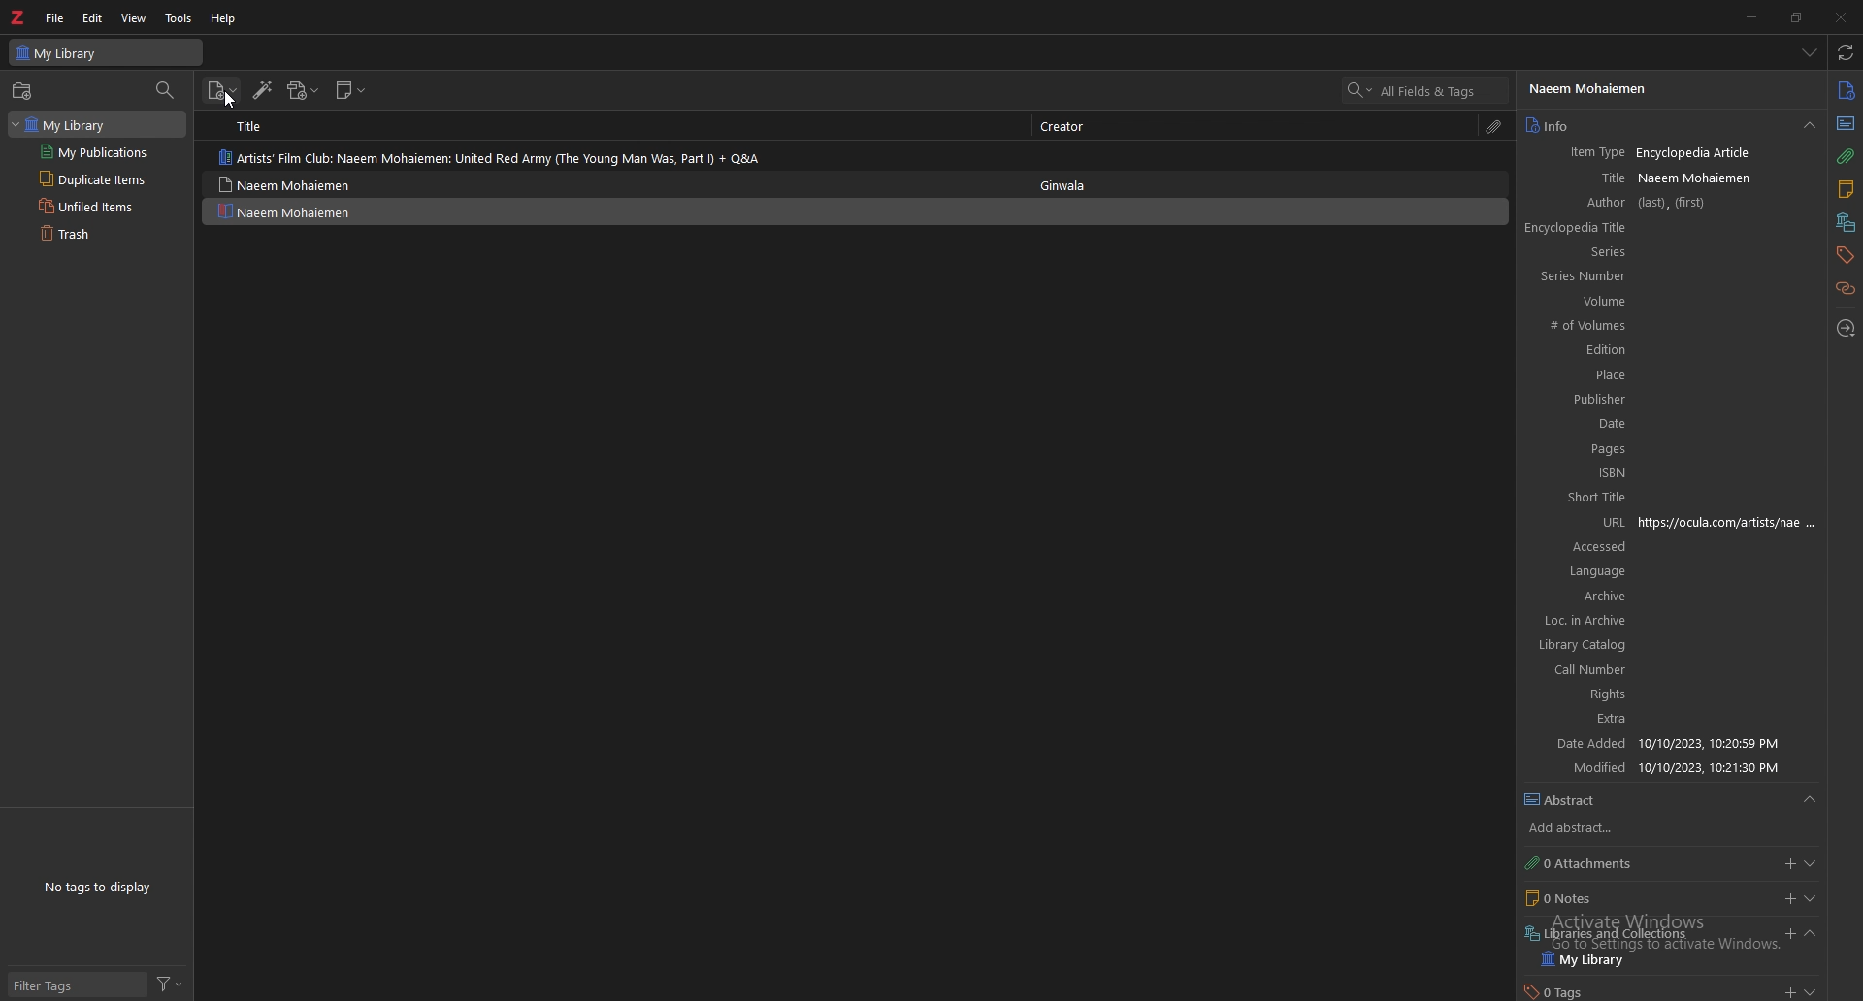  Describe the element at coordinates (1810, 127) in the screenshot. I see `drop down` at that location.